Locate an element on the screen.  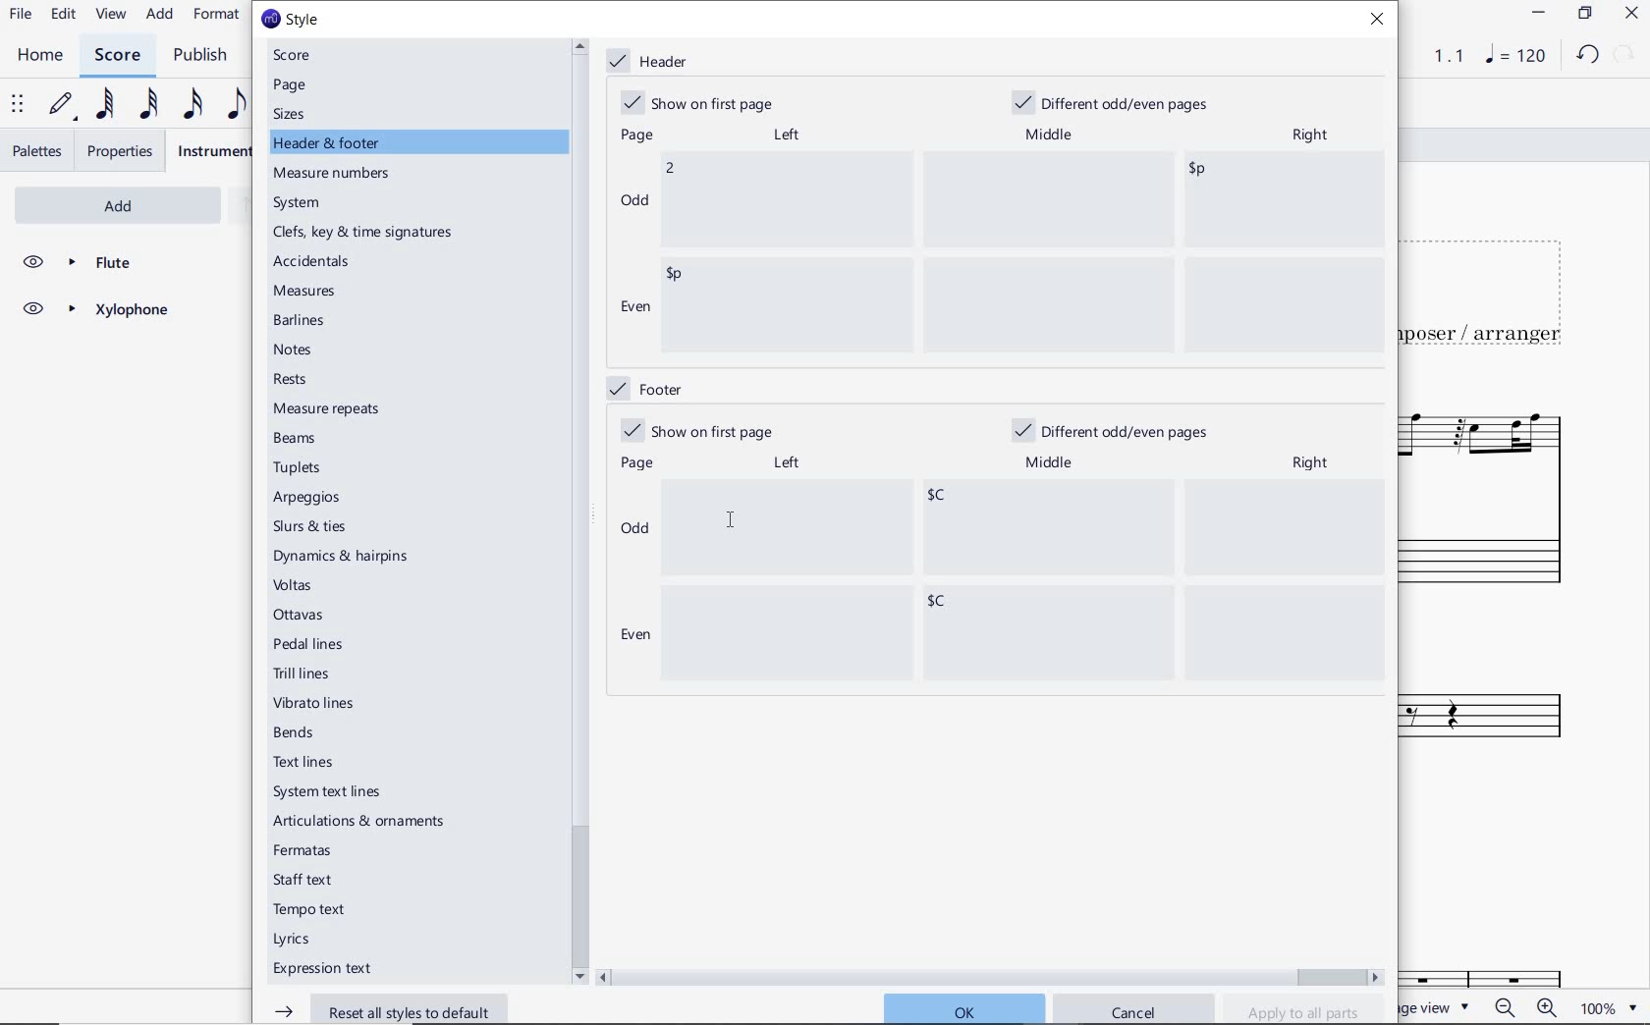
REDO is located at coordinates (1624, 55).